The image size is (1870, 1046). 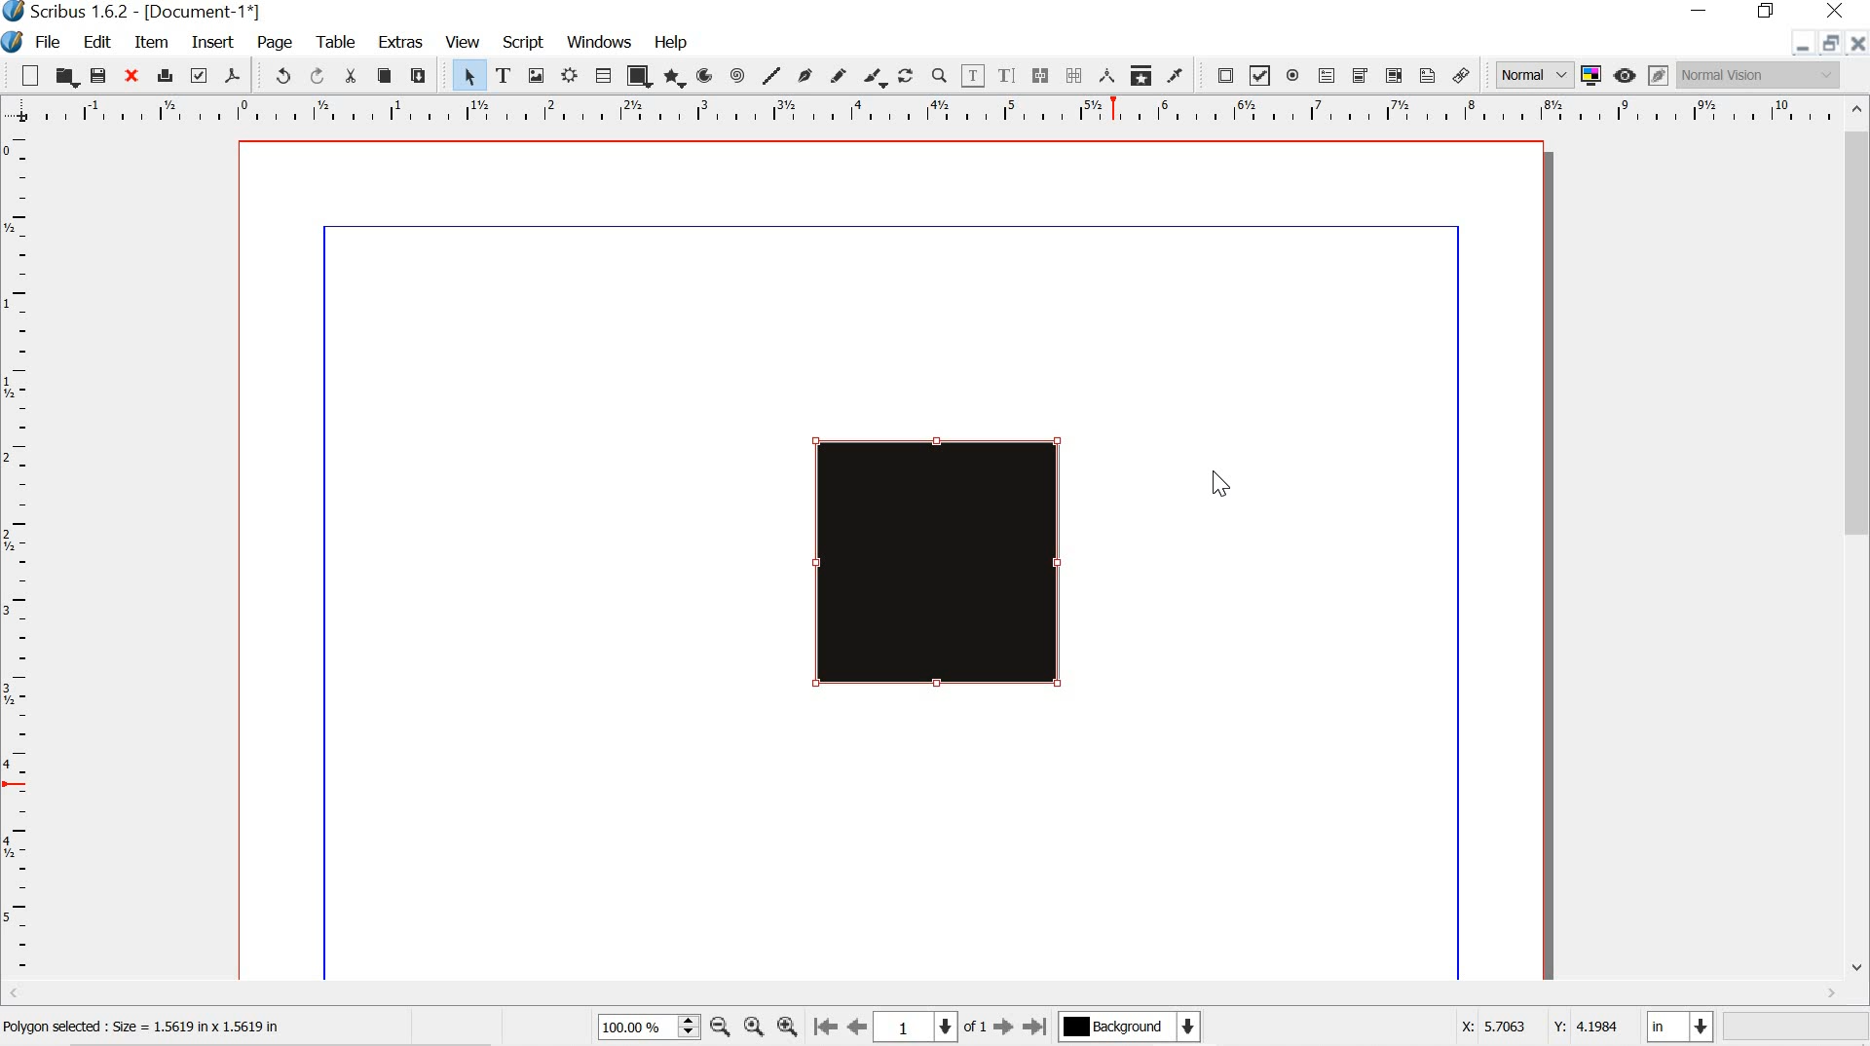 I want to click on scrollbar, so click(x=1856, y=542).